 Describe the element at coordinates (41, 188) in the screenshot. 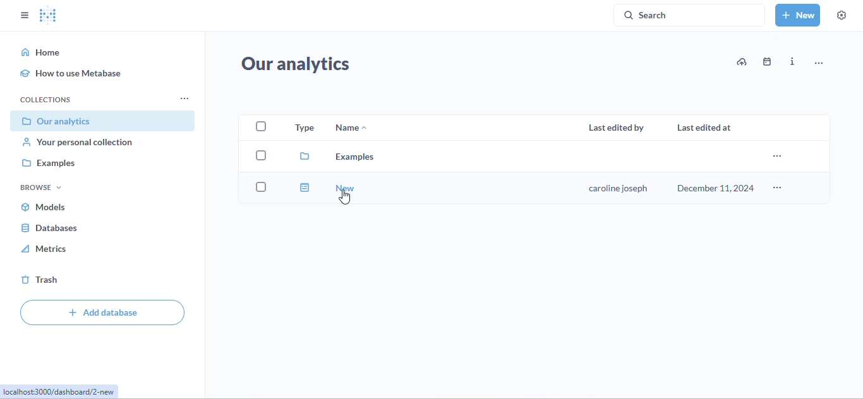

I see `browse` at that location.